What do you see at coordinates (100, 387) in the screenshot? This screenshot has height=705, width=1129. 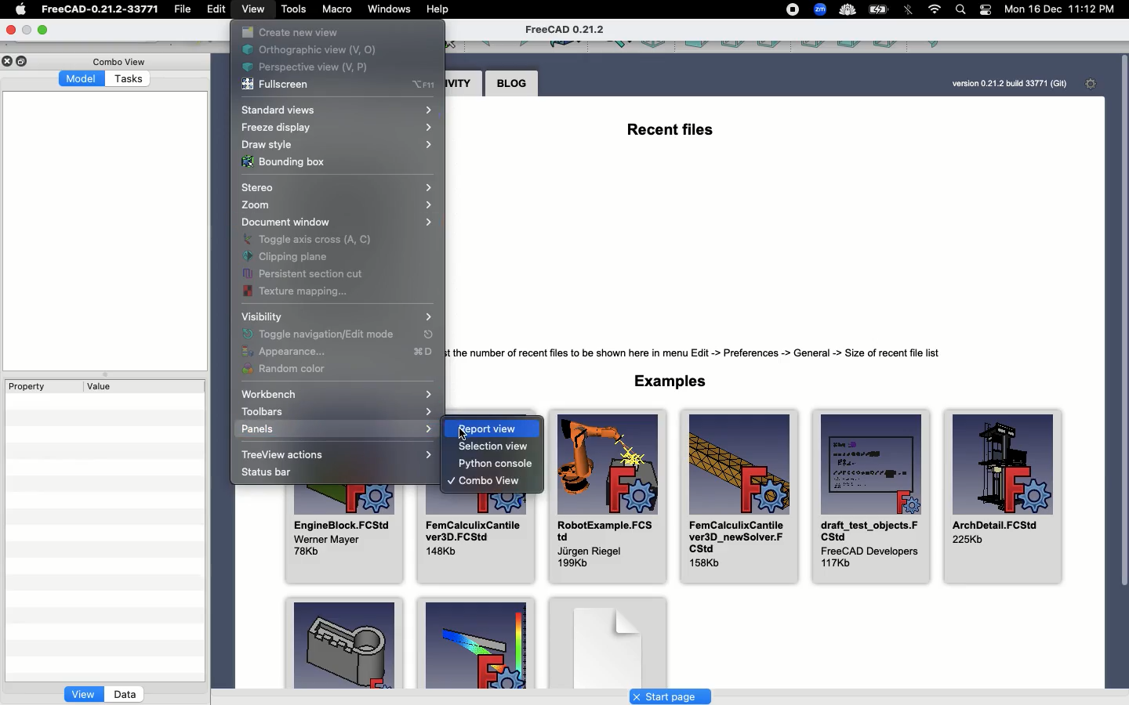 I see `Value` at bounding box center [100, 387].